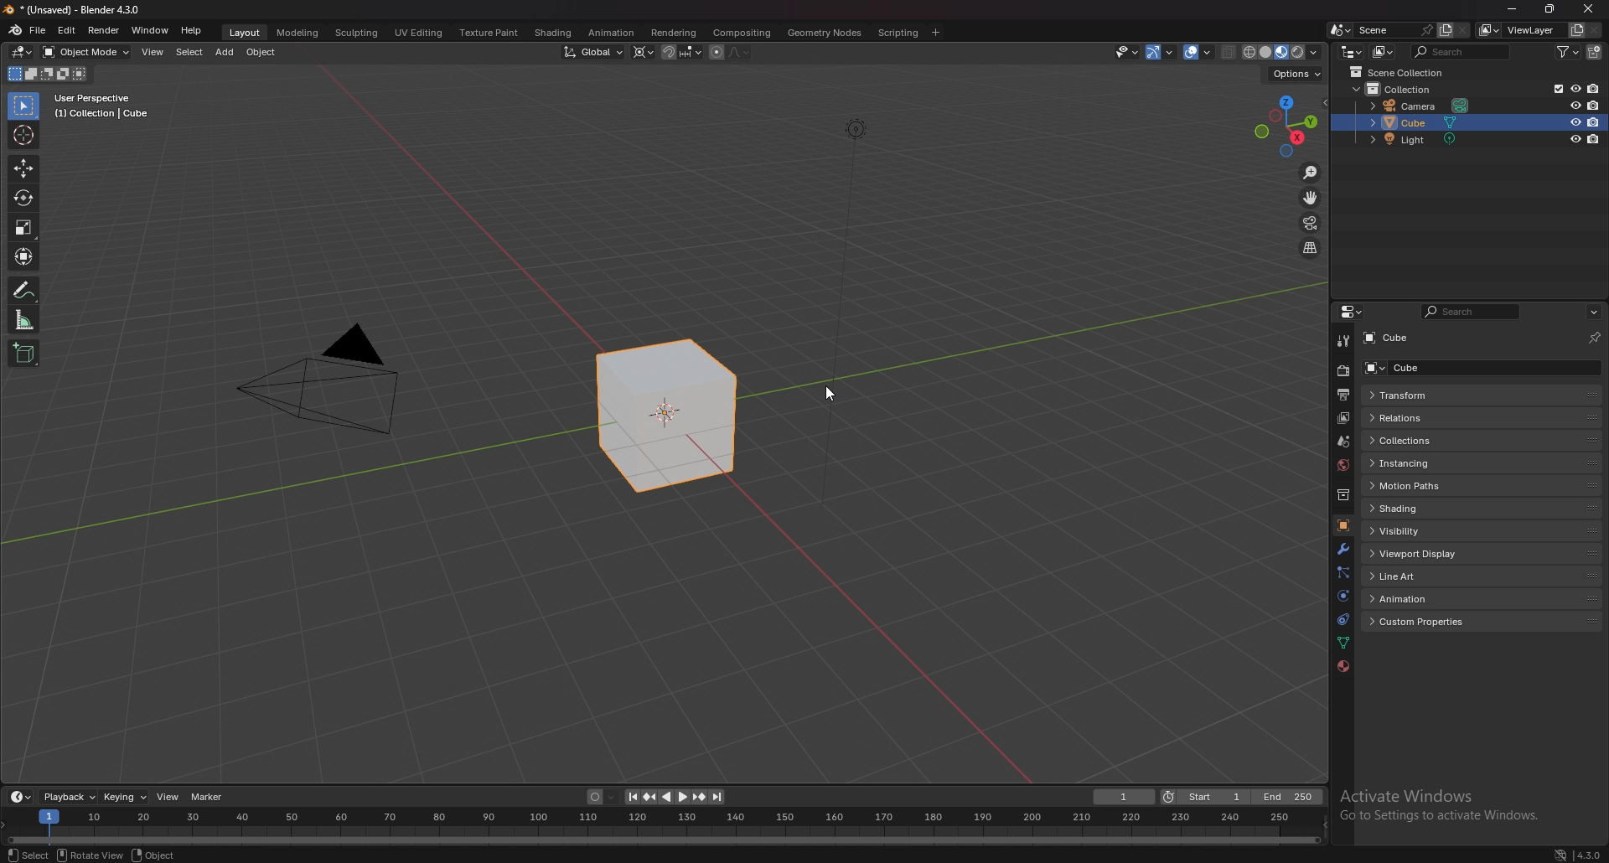 This screenshot has width=1609, height=863. I want to click on view layer, so click(1343, 418).